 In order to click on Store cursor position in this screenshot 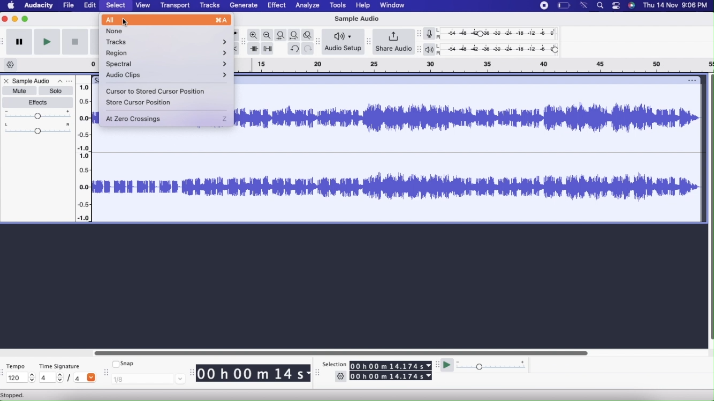, I will do `click(139, 103)`.